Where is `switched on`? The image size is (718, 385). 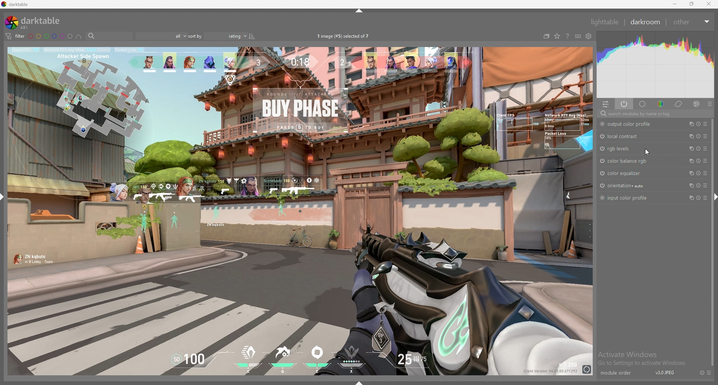
switched on is located at coordinates (601, 148).